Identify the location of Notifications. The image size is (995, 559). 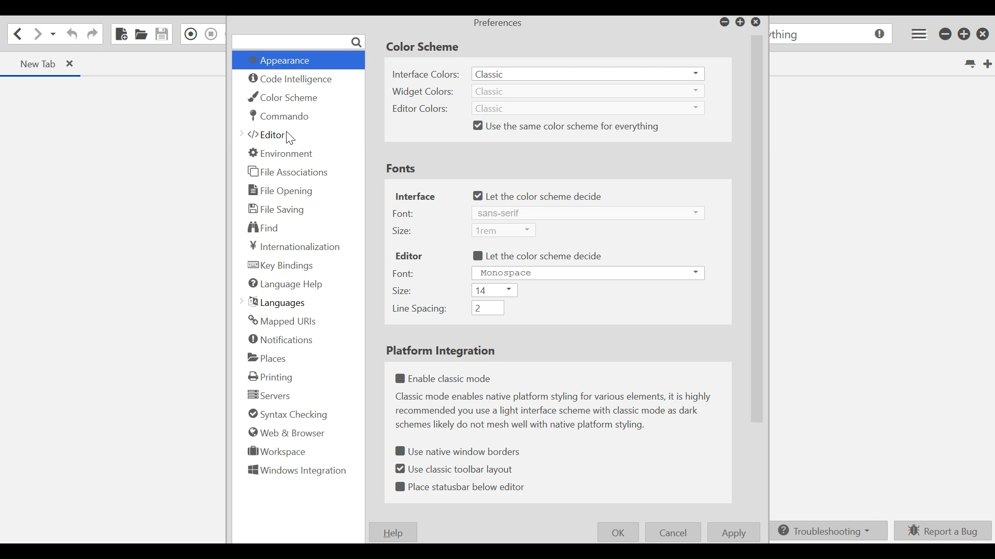
(281, 339).